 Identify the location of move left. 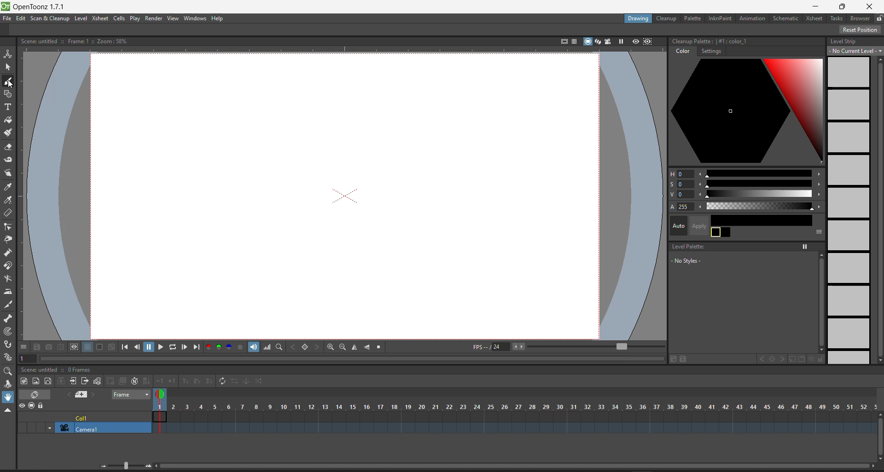
(701, 194).